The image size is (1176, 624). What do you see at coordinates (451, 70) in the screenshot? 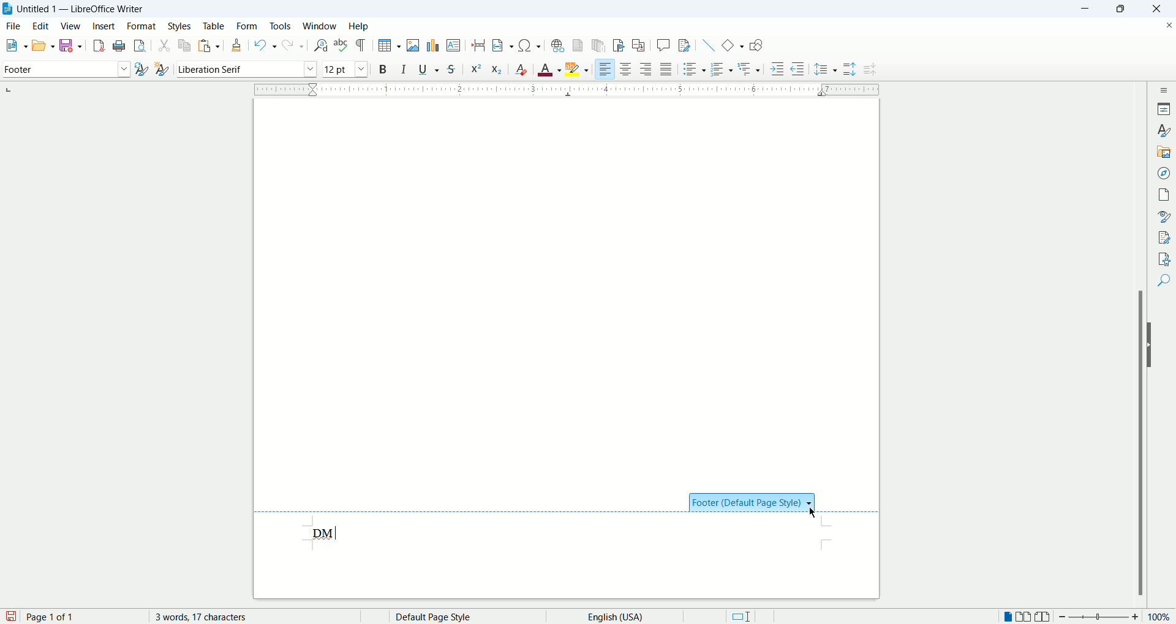
I see `strikethrough` at bounding box center [451, 70].